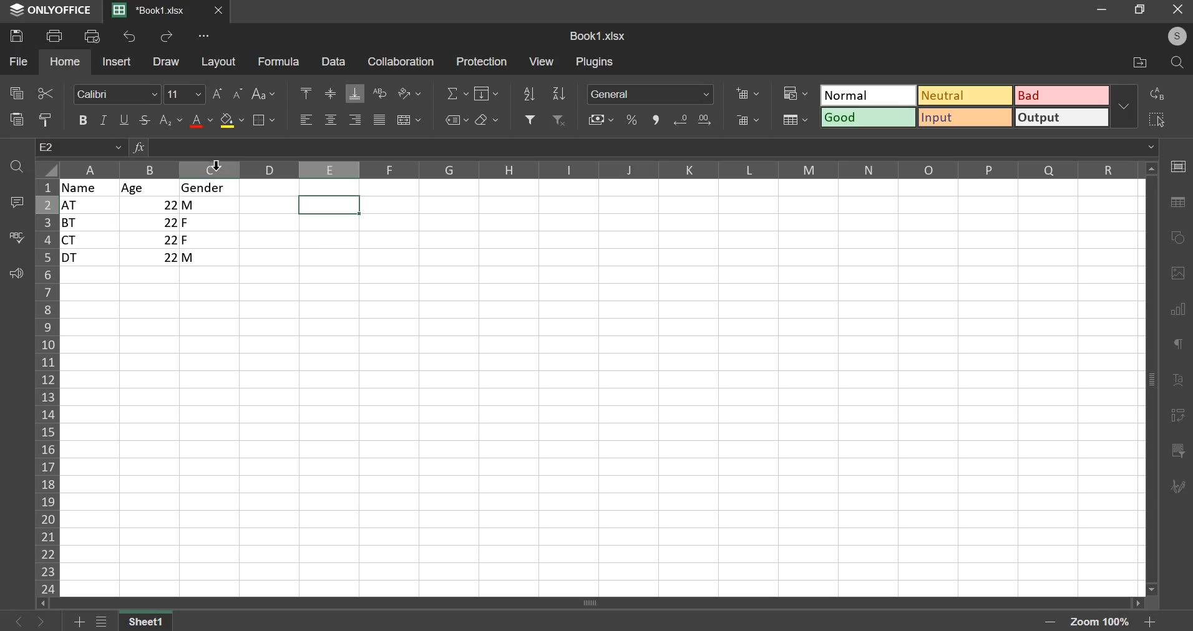 This screenshot has width=1193, height=631. Describe the element at coordinates (19, 620) in the screenshot. I see `next` at that location.